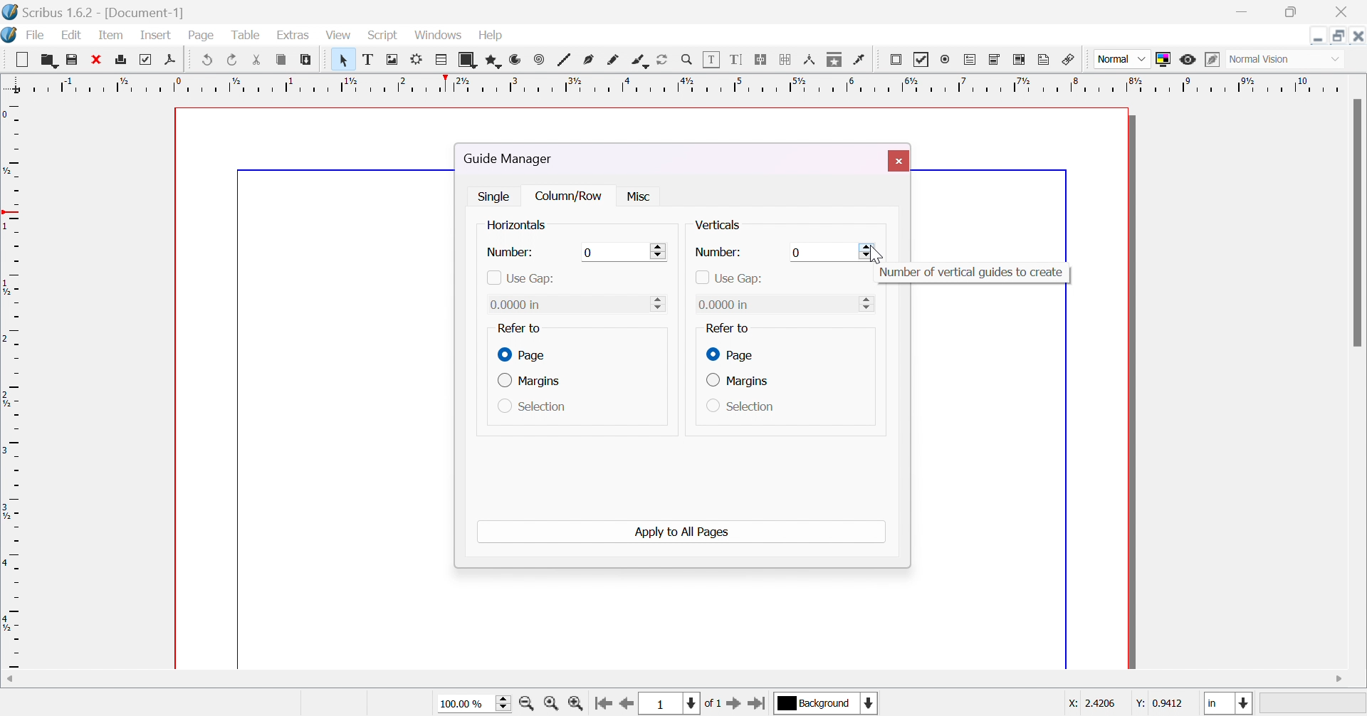 The height and width of the screenshot is (716, 1367). I want to click on preflight verifier, so click(150, 58).